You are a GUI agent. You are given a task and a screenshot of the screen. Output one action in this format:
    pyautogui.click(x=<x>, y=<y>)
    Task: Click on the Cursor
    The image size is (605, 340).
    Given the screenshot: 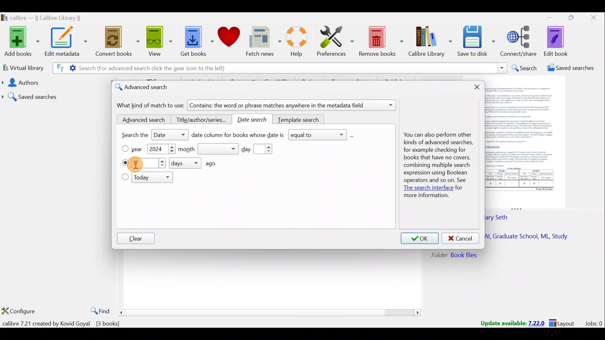 What is the action you would take?
    pyautogui.click(x=138, y=164)
    